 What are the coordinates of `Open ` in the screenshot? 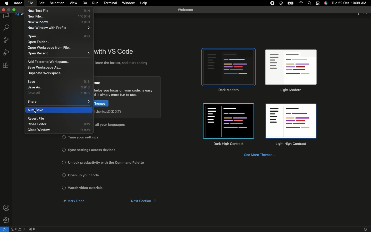 It's located at (61, 36).